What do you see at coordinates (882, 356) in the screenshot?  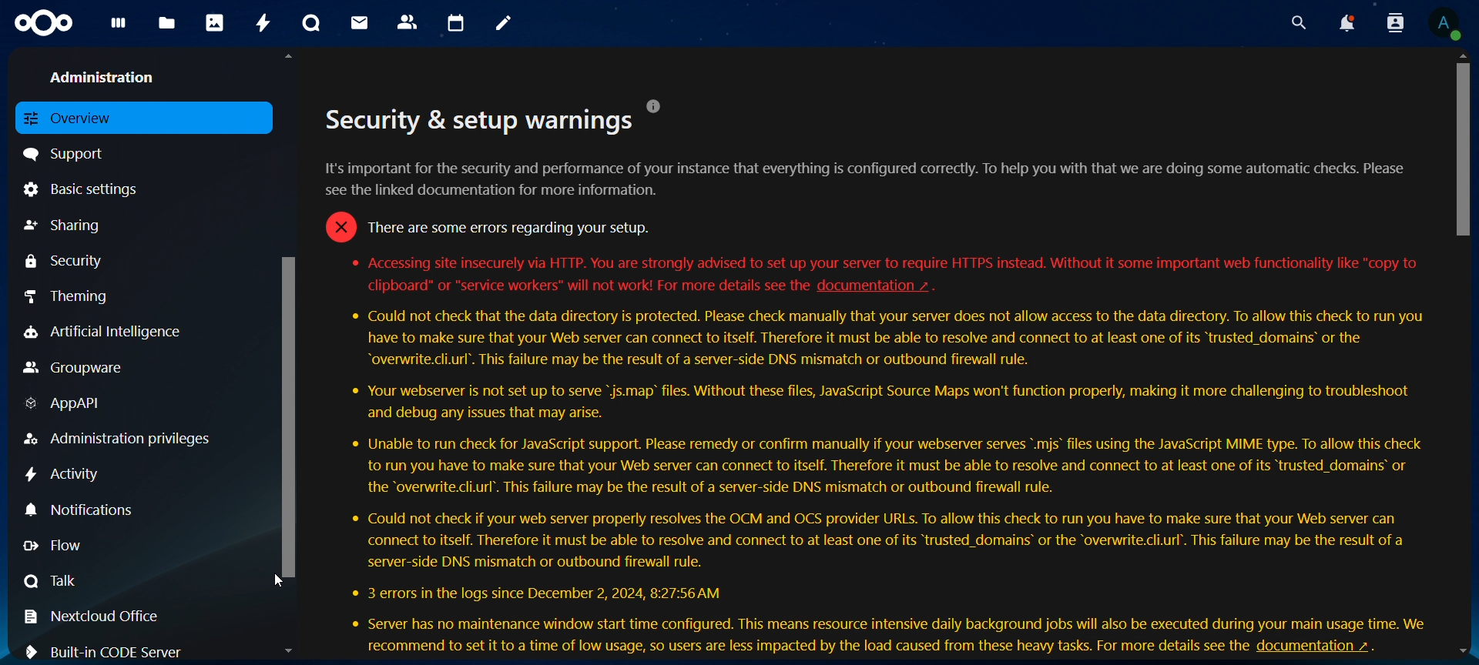 I see `. . [J]
Security & setup warnings
It's important for the security and performance of your instance that everything is configured correctly. To help you with that we are doing some automatic checks. Please
see the linked documentation for more information.
x] There are some errors regarding your setup.

* Accessing site insecurely via HTTP. You are strongly advised to set up your server to require HTTPS instead. Without it some important web functionality like “copy to
clipboard” or "service workers" will not work! For more details see the documentation ~ .

* Could not check that the data directory is protected. Please check manually that your server does not allow access to the data directory. To allow this check to run you
have to make sure that your Web server can connect to itself. Therefore it must be able to resolve and connect to at least one of its “trusted_domains™ or the
“overwrite.cli.url”. This failure may be the result of a server-side DNS mismatch or outbound firewall rule.

* Your webserver is not set up to serve "js.map’ files. Without these files, JavaScript Source Maps won't function properly, making it more challenging to troubleshoot
and debug any issues that may arise.

* Unable to run check for JavaScript support. Please remedy or confirm manually if your webserver serves "mjs’ files using the JavaScript MIME type. To allow this check
to run you have to make sure that your Web server can connect to itself. Therefore it must be able to resolve and connect to at least one of its “trusted_domains’ or

] the “overwrite.cli.url’. This failure may be the result of a server-side DNS mismatch or outbound firewall rule.

* Could not check if your web server properly resolves the OCM and OCS provider URLs. To allow this check to run you have to make sure that your Web server can
connect to itself. Therefore it must be able to resolve and connect to at least one of its “trusted_domains’ or the “overwrite.cli.url’. This failure may be the result of a
server-side DNS mismatch or outbound firewall rule.

* 3 errors in the logs since December 2, 2024, 8:27:56 AM

* Server has no maintenance window start time configured. This means resource intensive daily background jobs will also be executed during your main usage time. We

~ recommend to set it to a time of low usage, so users are less impacted by the load caused from these heavy tasks. For more details see the documentation ~ .` at bounding box center [882, 356].